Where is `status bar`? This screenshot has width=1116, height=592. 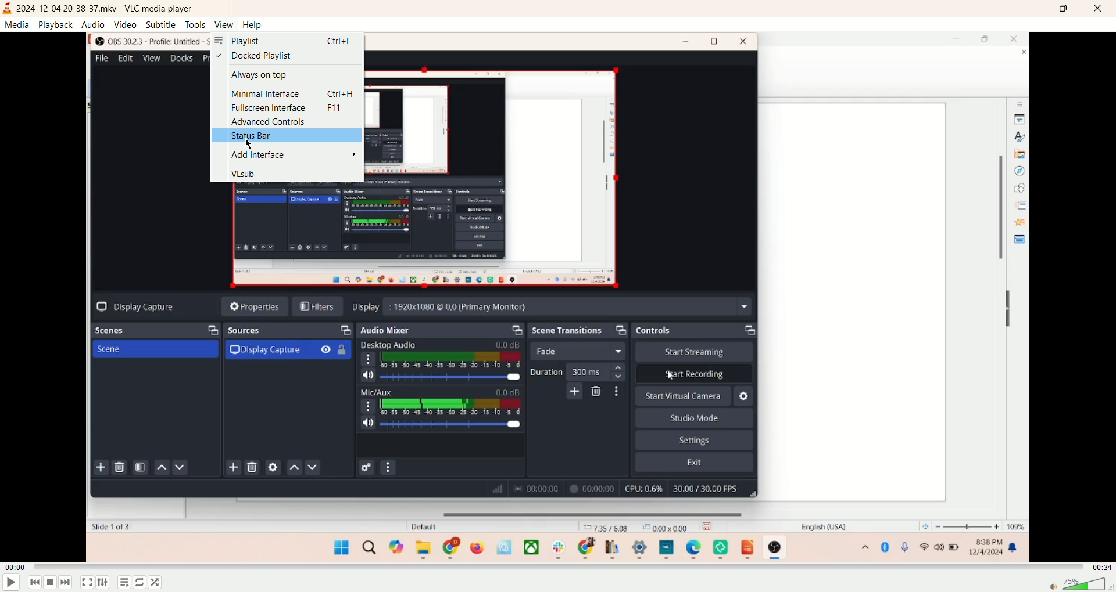 status bar is located at coordinates (285, 136).